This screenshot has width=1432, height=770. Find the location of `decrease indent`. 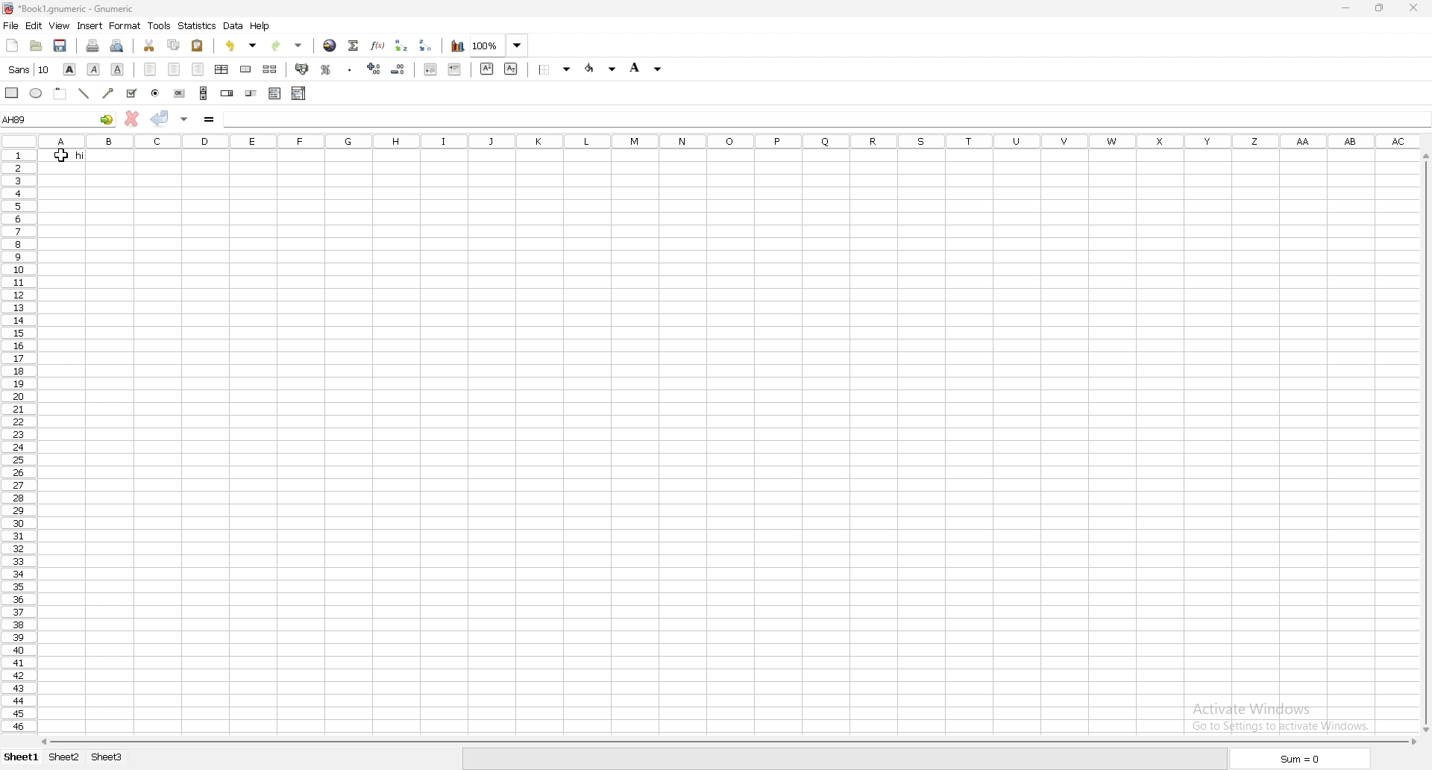

decrease indent is located at coordinates (432, 68).